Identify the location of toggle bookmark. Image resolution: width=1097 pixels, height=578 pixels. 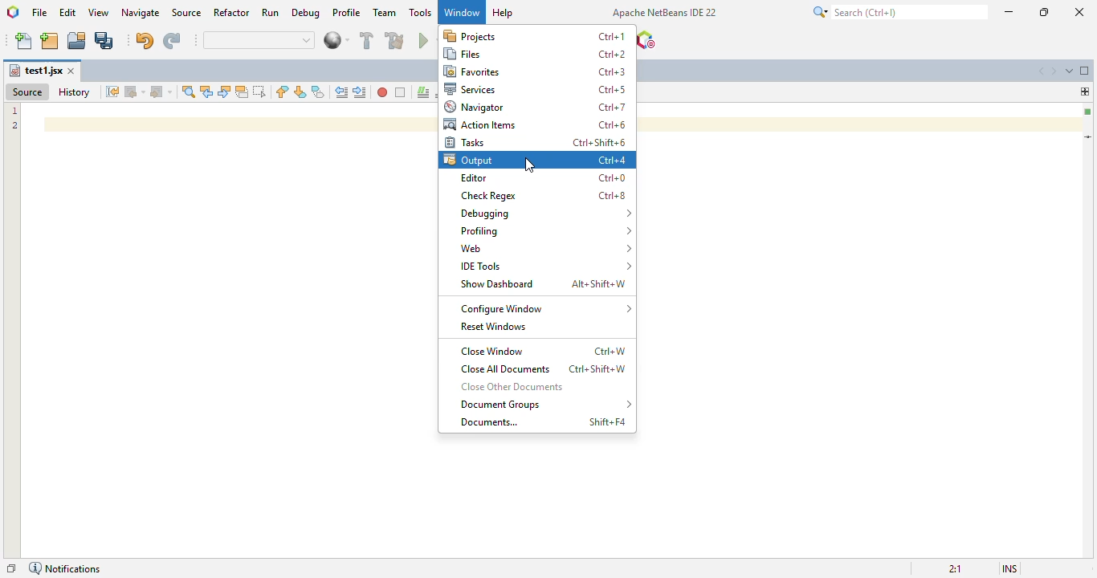
(318, 92).